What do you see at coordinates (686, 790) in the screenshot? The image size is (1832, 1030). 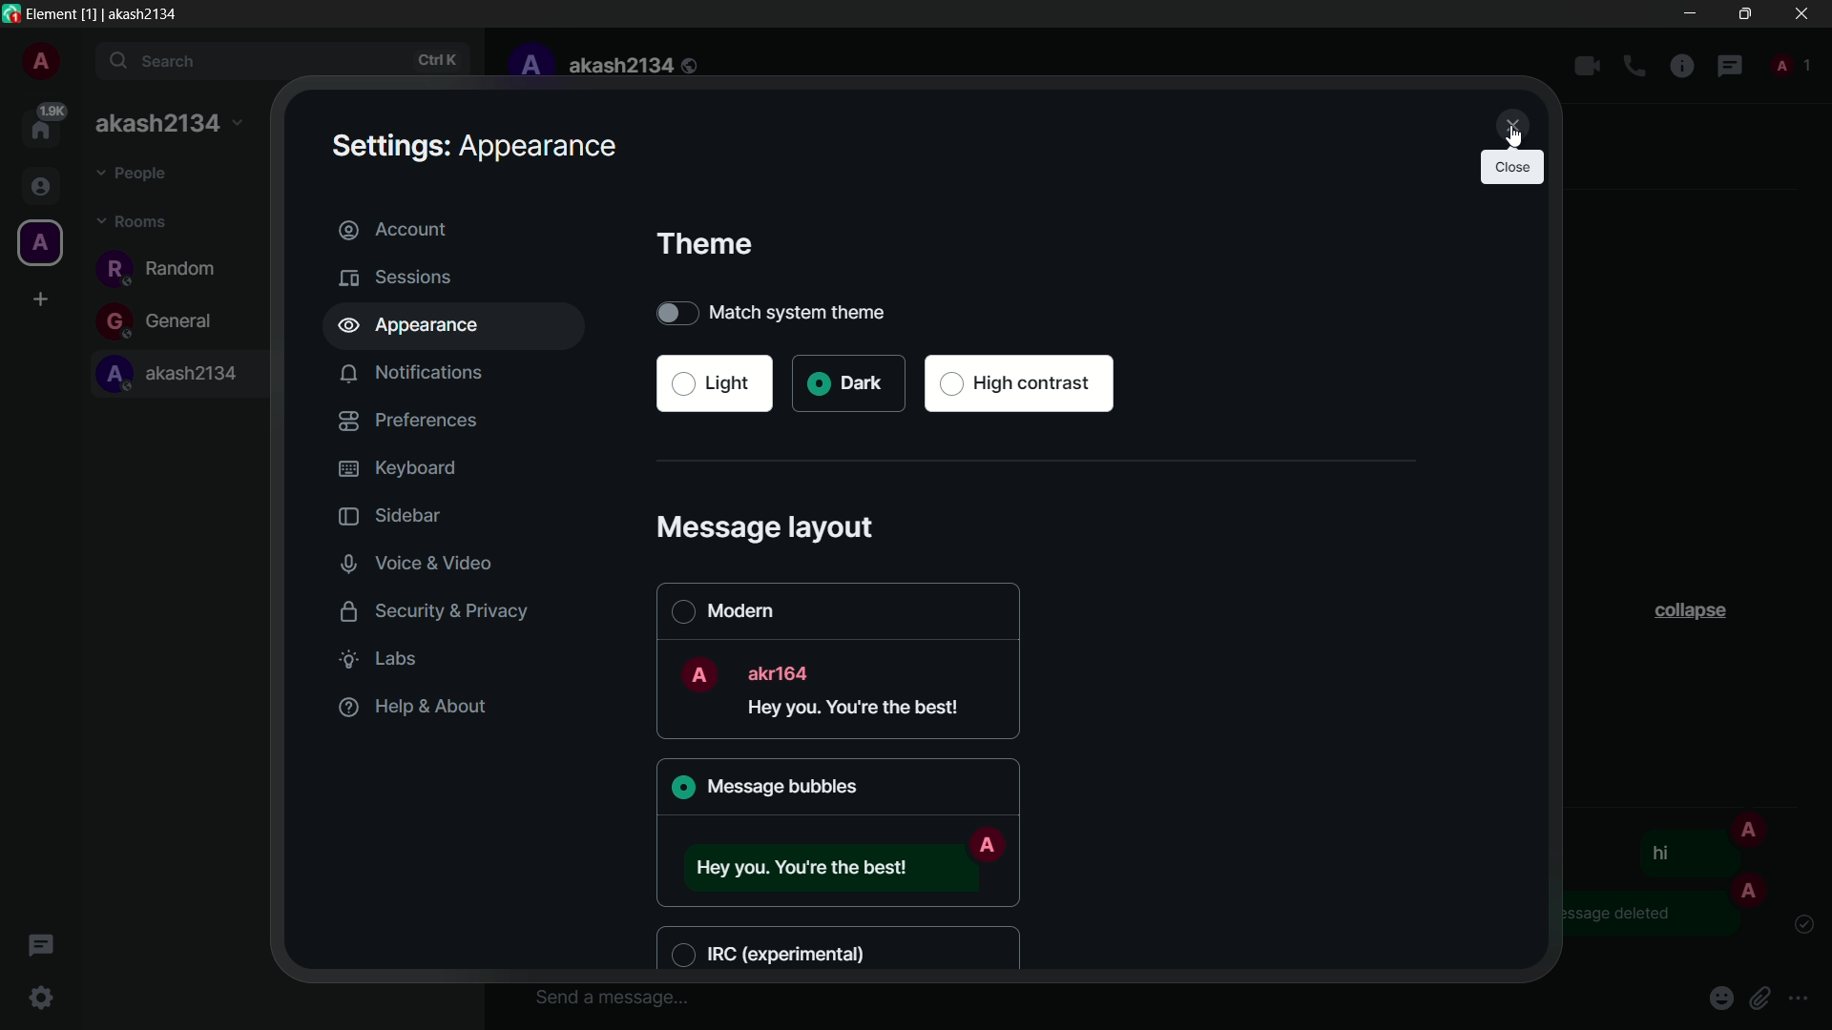 I see `applied` at bounding box center [686, 790].